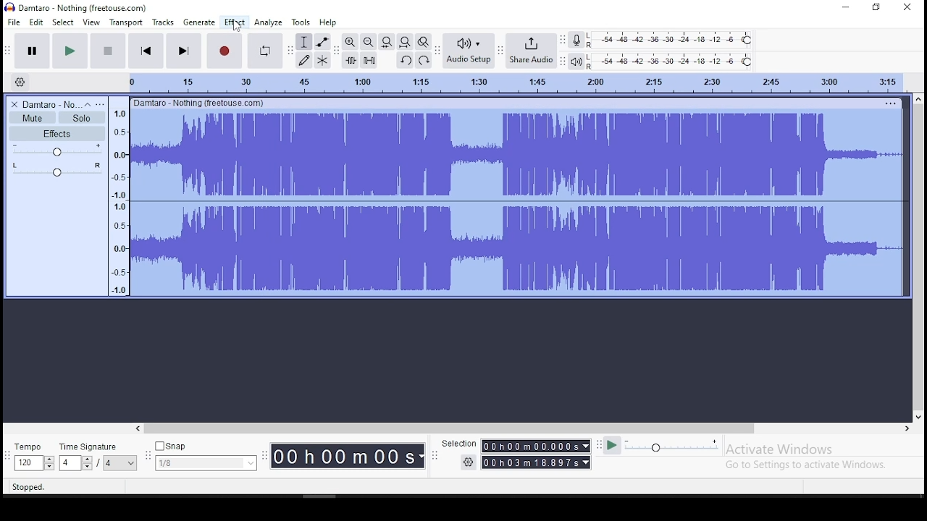 The height and width of the screenshot is (521, 927). Describe the element at coordinates (505, 82) in the screenshot. I see `Audio Timeline` at that location.